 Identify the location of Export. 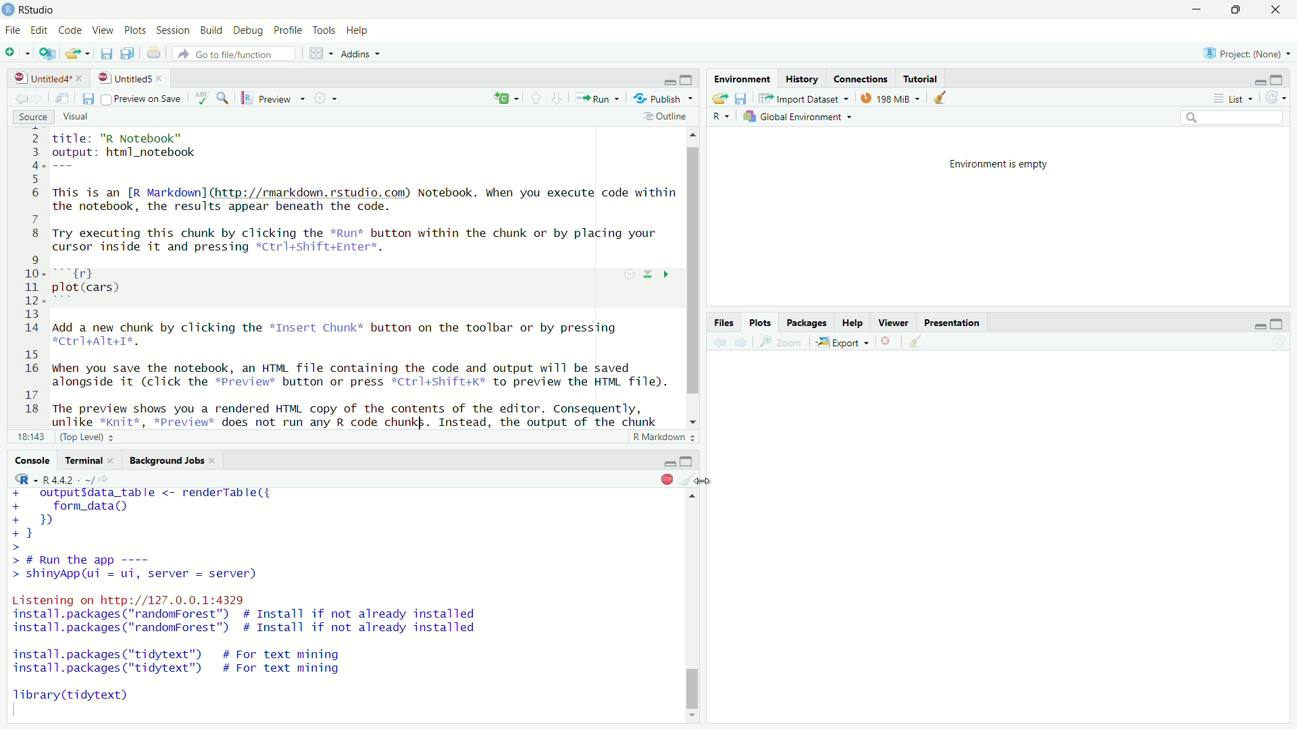
(844, 343).